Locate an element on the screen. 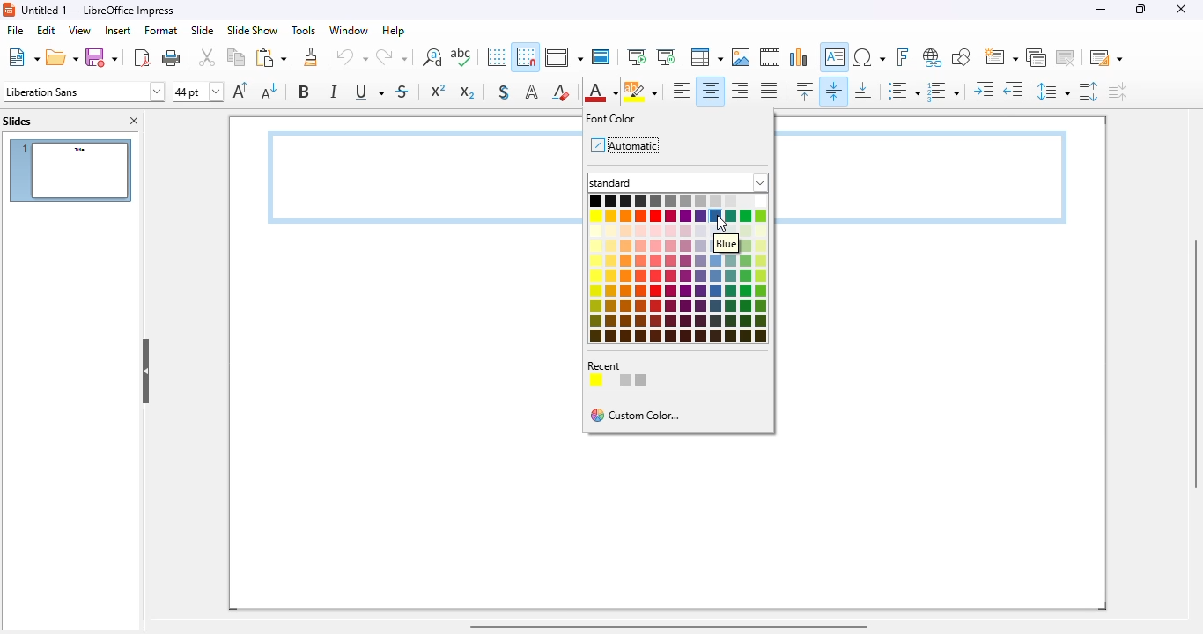  file is located at coordinates (14, 30).